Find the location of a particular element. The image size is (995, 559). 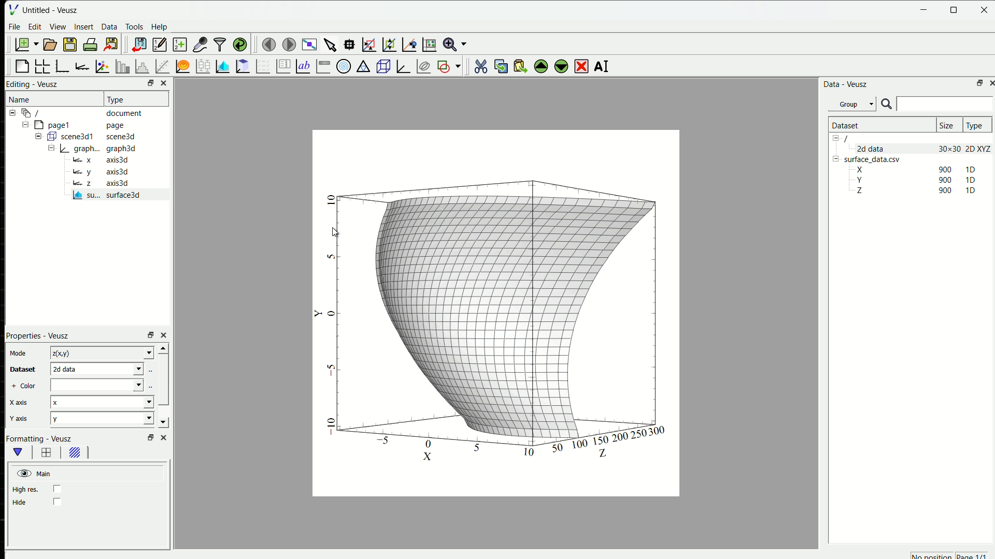

scene3d is located at coordinates (121, 137).